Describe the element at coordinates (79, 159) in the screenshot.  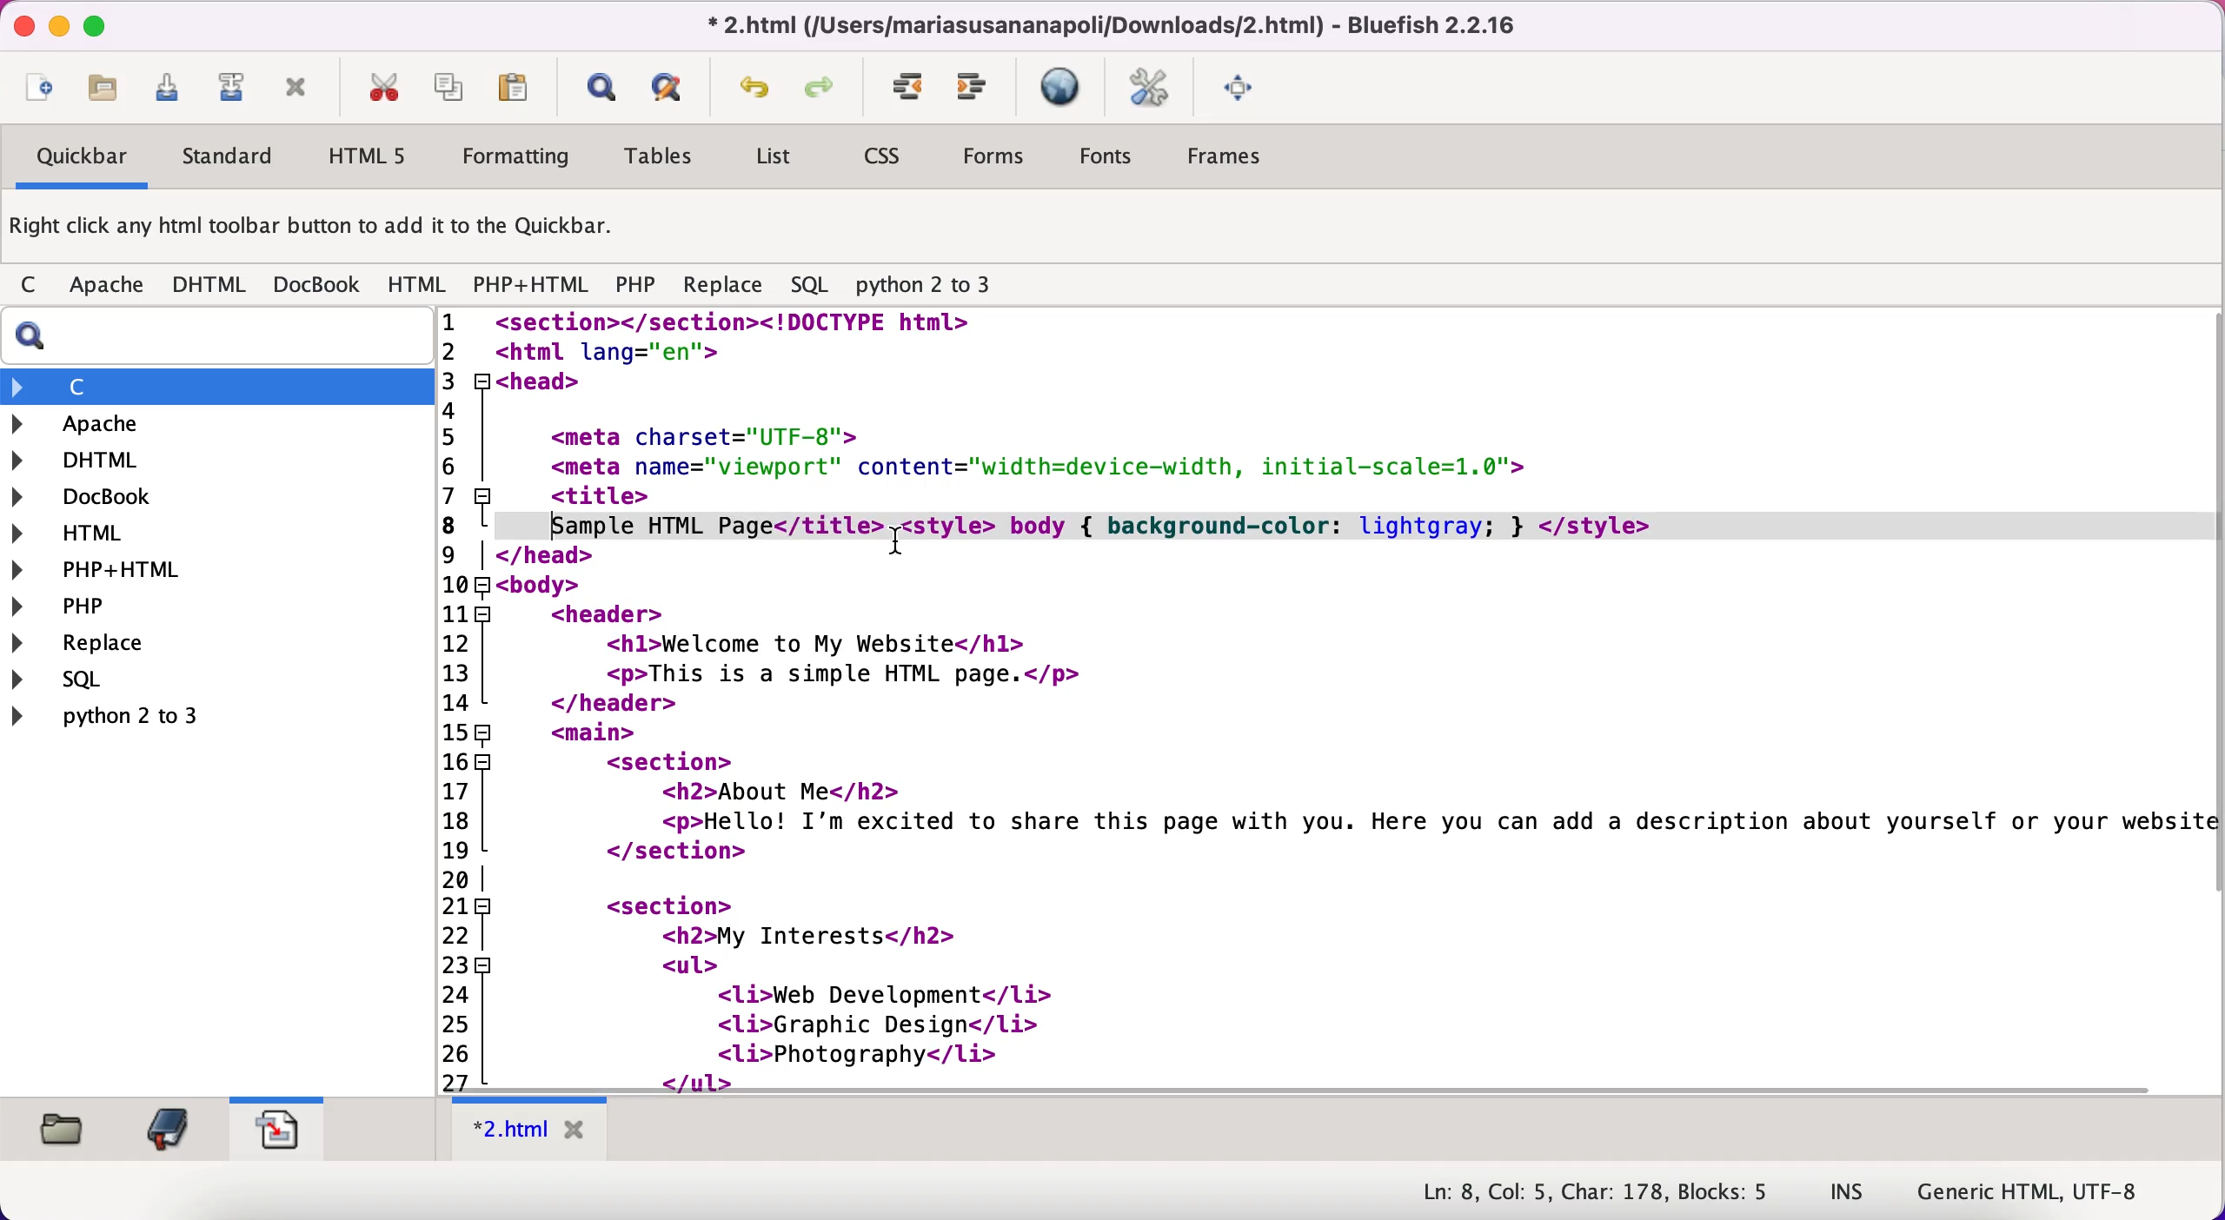
I see `quickbar` at that location.